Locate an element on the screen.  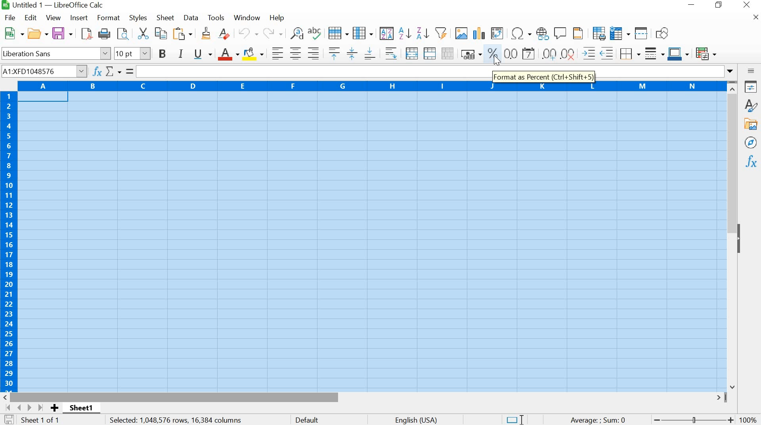
Navigator is located at coordinates (751, 142).